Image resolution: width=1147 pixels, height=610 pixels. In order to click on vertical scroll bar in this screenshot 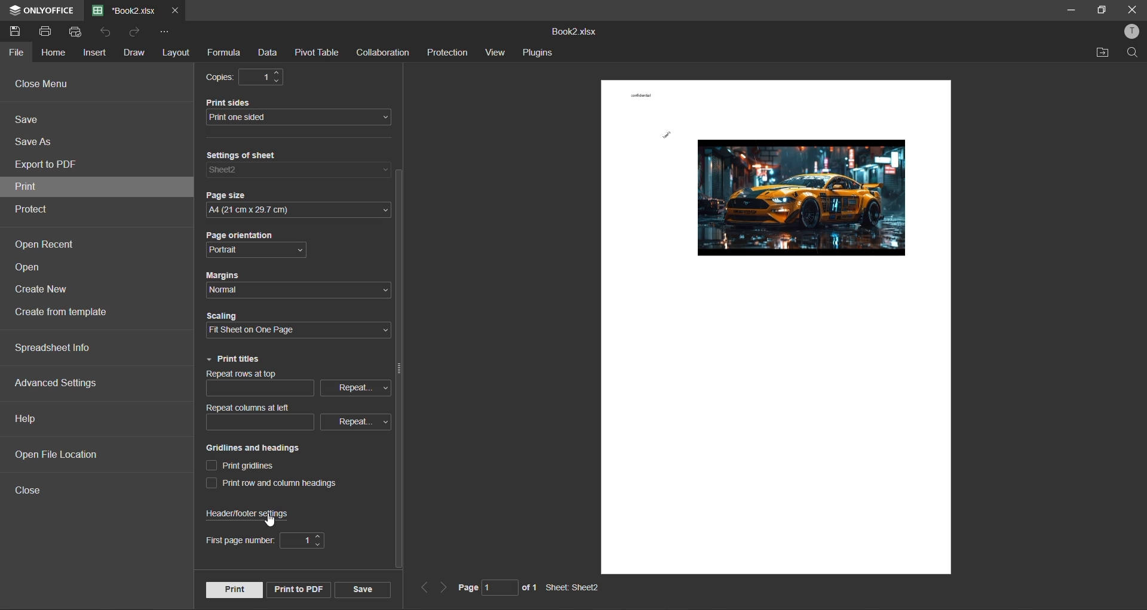, I will do `click(401, 370)`.